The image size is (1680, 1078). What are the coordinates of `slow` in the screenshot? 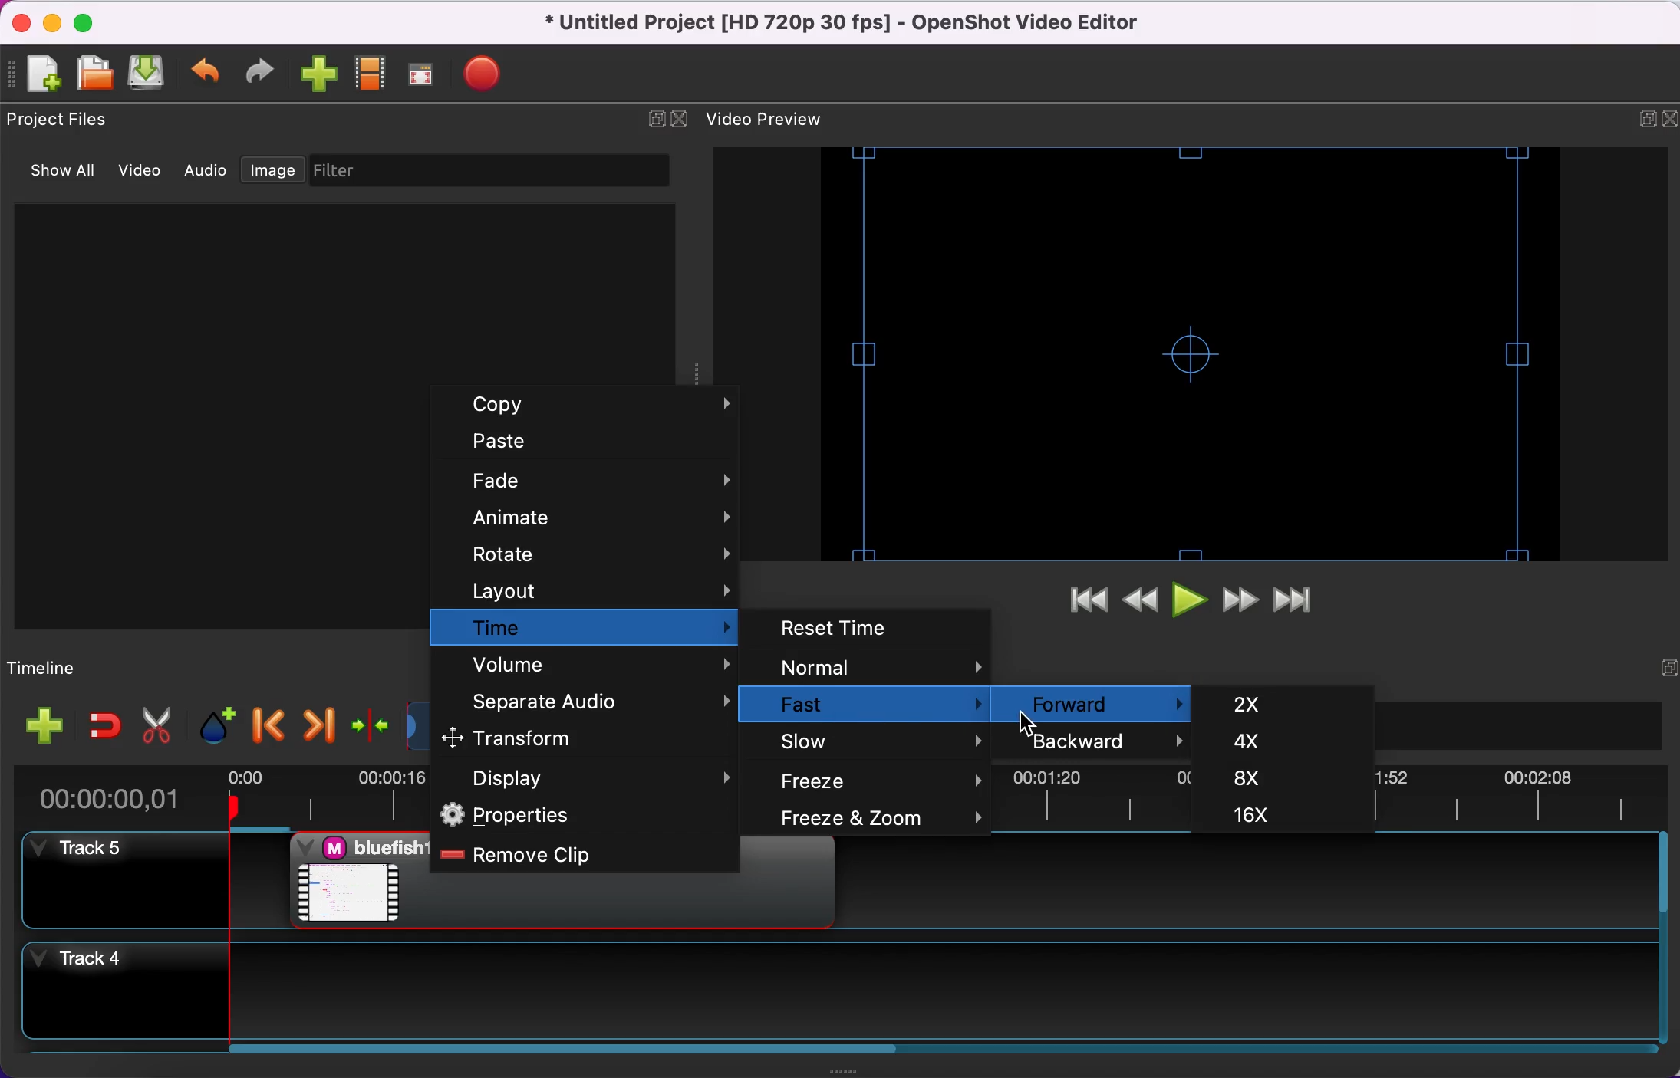 It's located at (882, 742).